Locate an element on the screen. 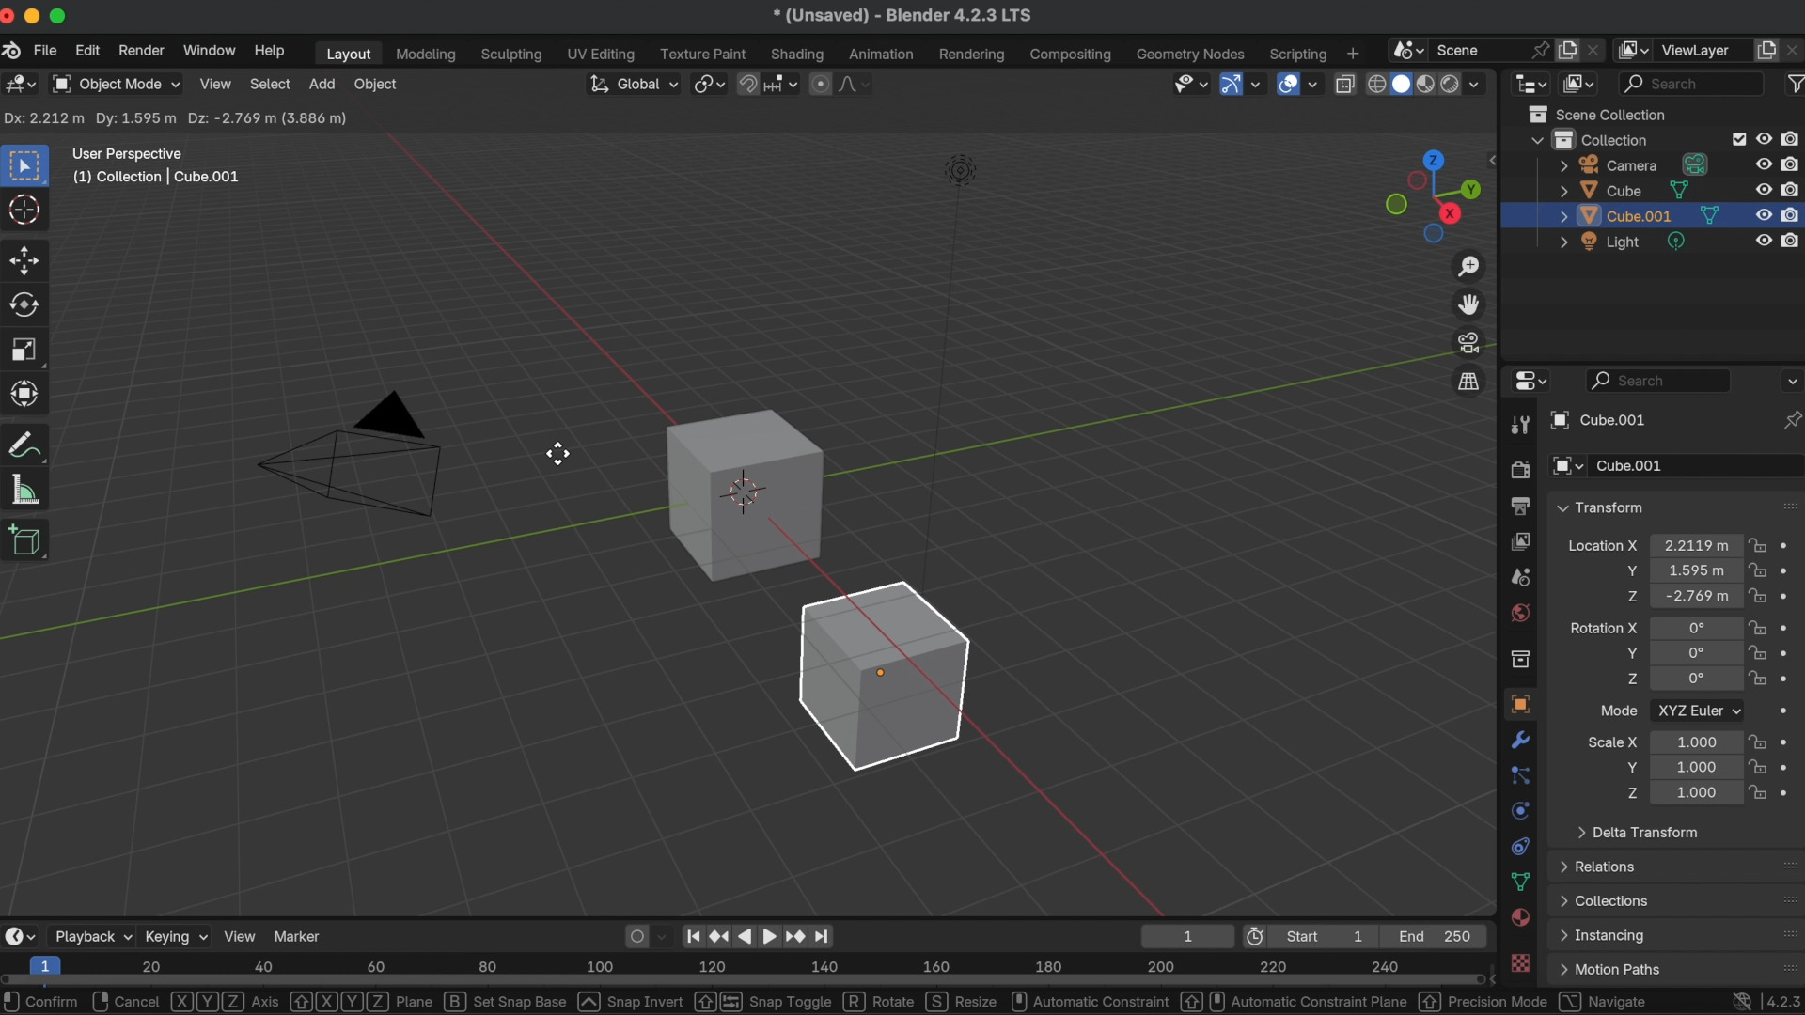 Image resolution: width=1805 pixels, height=1015 pixels. geometry nodes is located at coordinates (1192, 54).